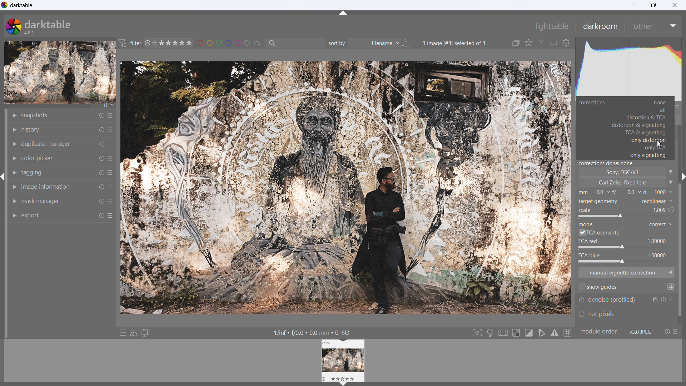 The width and height of the screenshot is (686, 386). What do you see at coordinates (633, 5) in the screenshot?
I see `minimize` at bounding box center [633, 5].